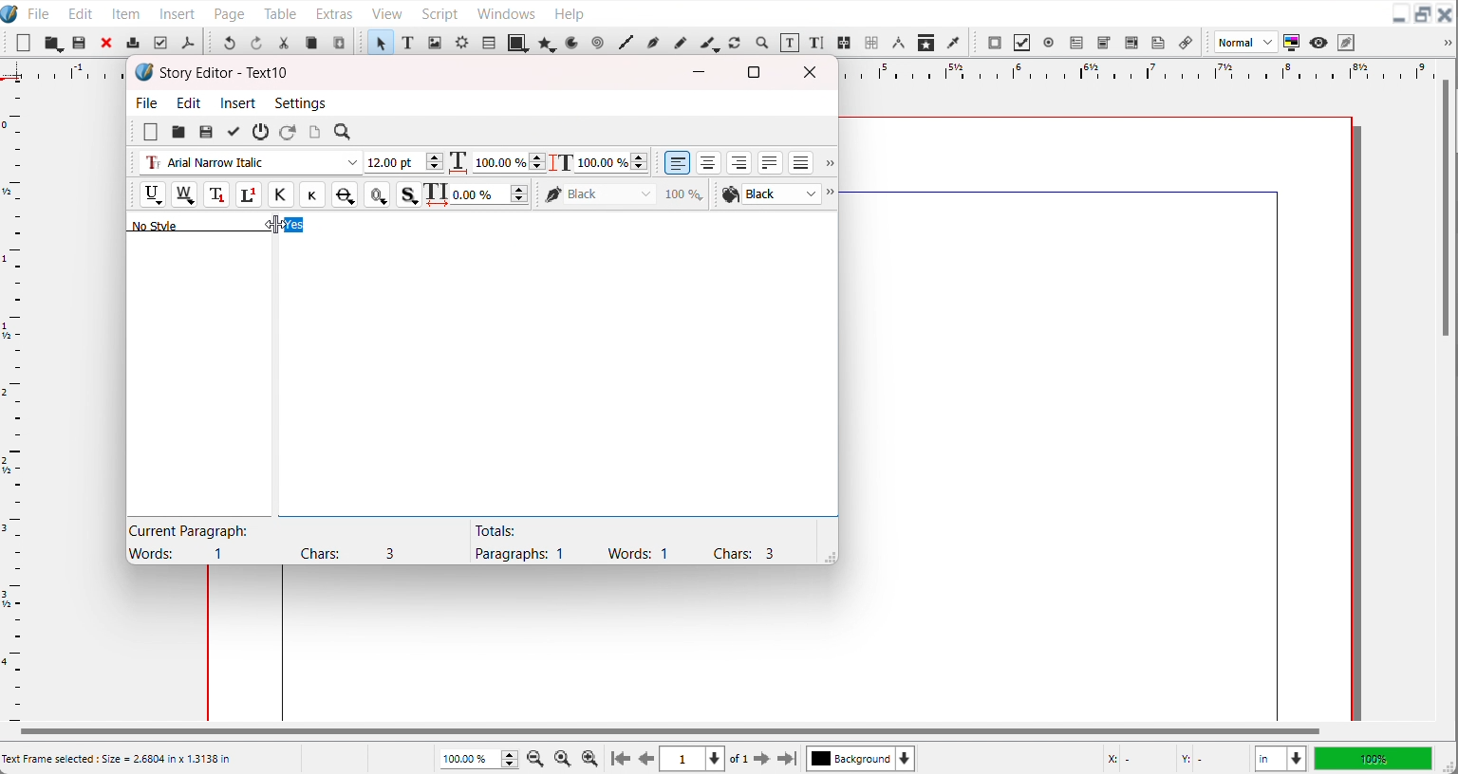 The width and height of the screenshot is (1458, 774). I want to click on Cut, so click(284, 43).